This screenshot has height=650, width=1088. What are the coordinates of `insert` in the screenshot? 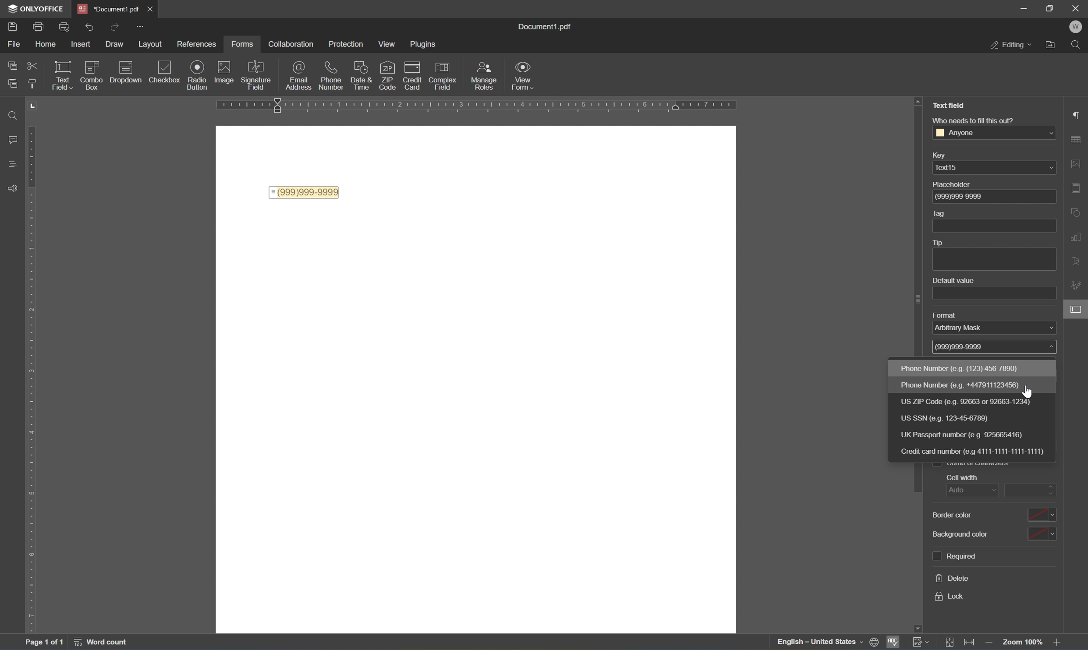 It's located at (80, 44).